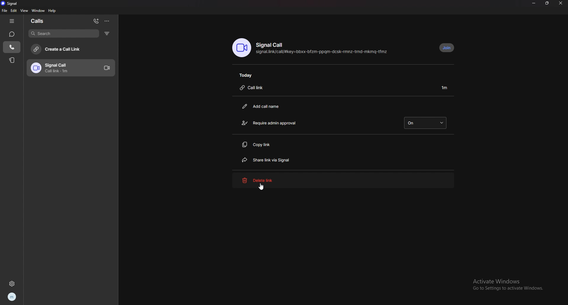 The height and width of the screenshot is (305, 568). Describe the element at coordinates (270, 160) in the screenshot. I see `share link to signal` at that location.